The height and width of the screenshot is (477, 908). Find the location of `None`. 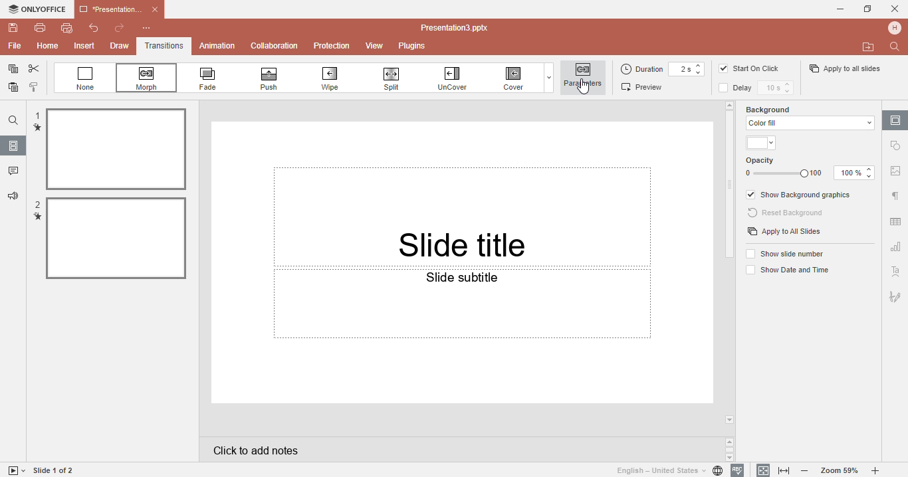

None is located at coordinates (86, 78).